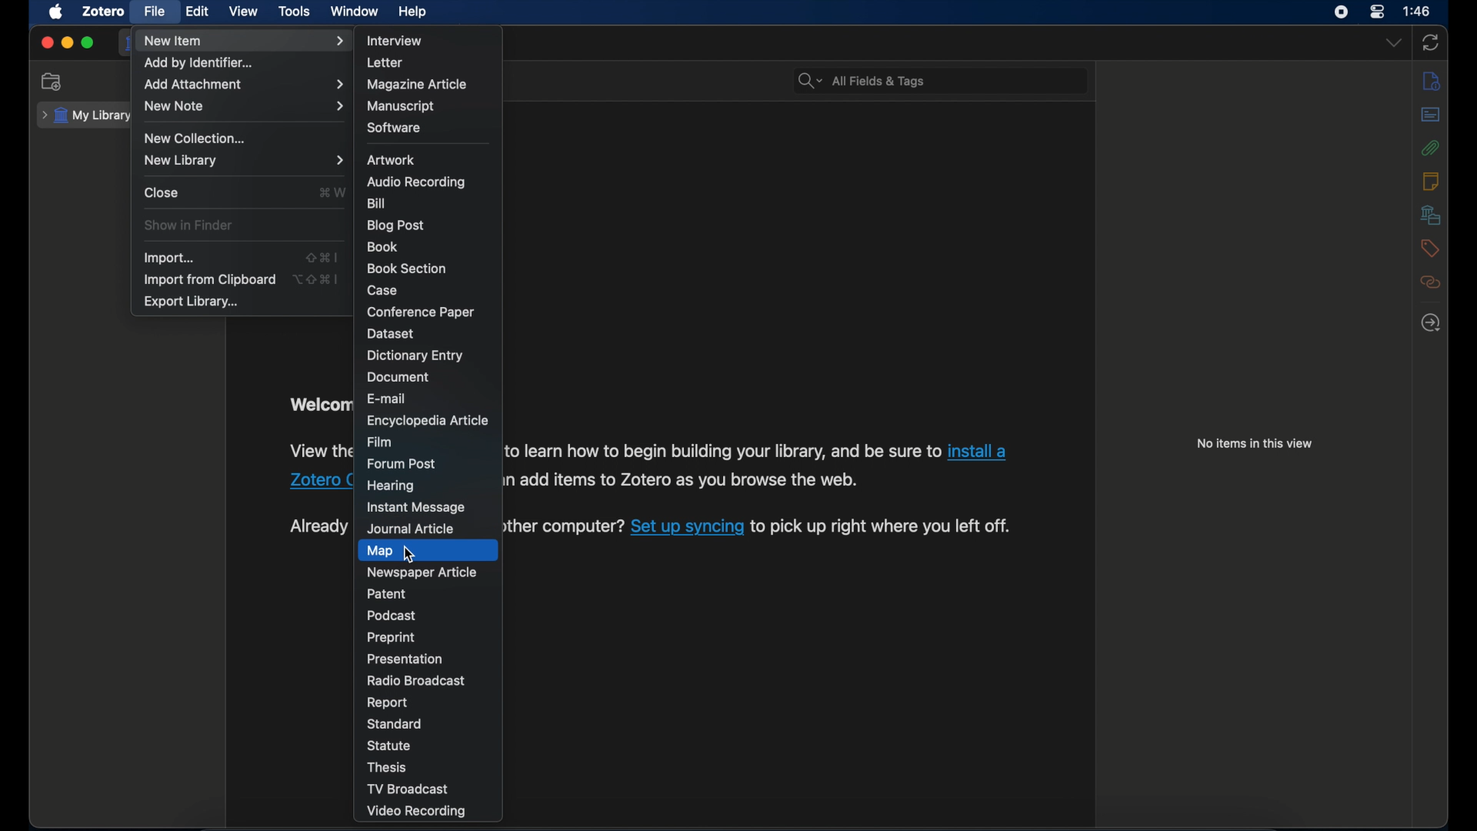 This screenshot has height=831, width=1477. Describe the element at coordinates (720, 451) in the screenshot. I see `to learn how to begin building your library, and be sure to` at that location.